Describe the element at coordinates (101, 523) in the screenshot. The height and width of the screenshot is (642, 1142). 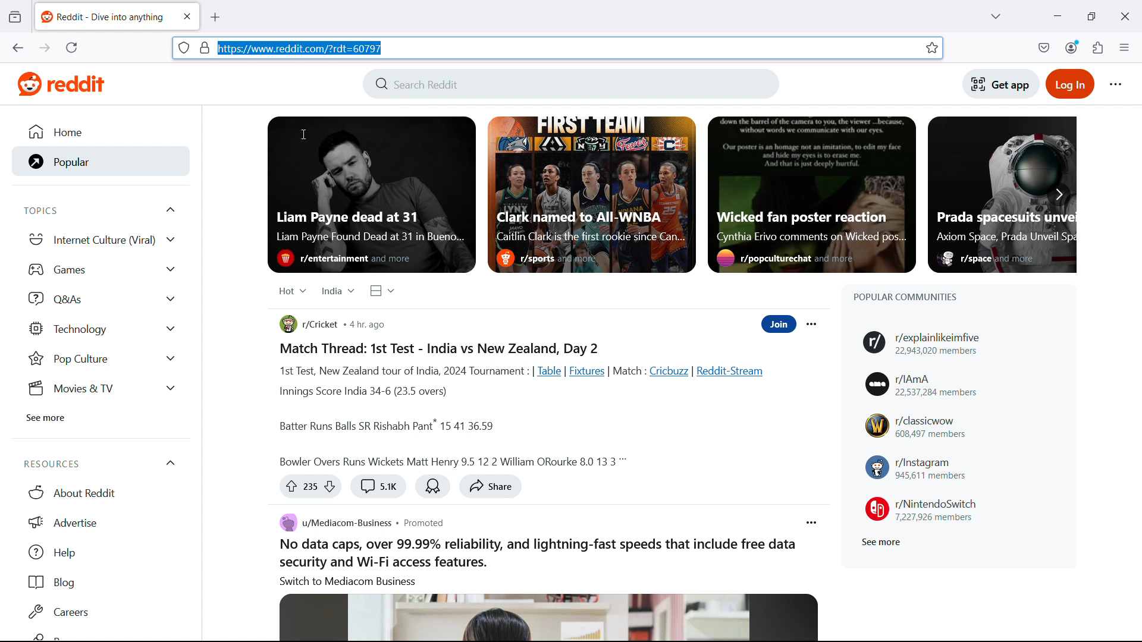
I see `Advertise` at that location.